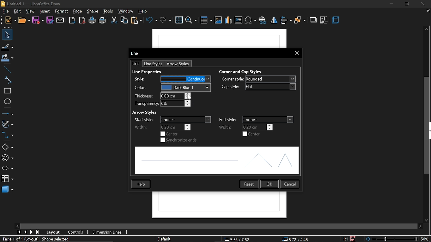  What do you see at coordinates (179, 140) in the screenshot?
I see `synchronize` at bounding box center [179, 140].